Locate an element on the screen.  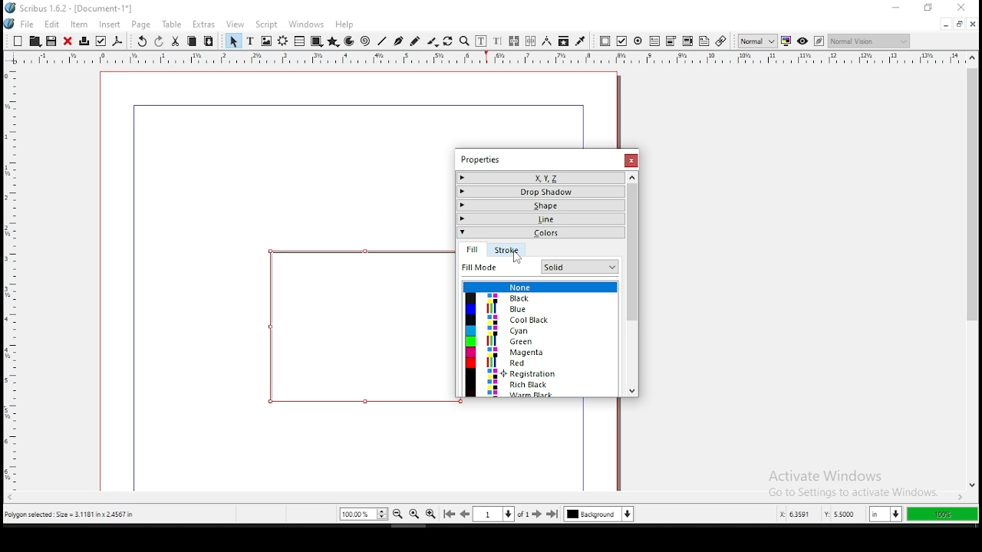
red is located at coordinates (541, 362).